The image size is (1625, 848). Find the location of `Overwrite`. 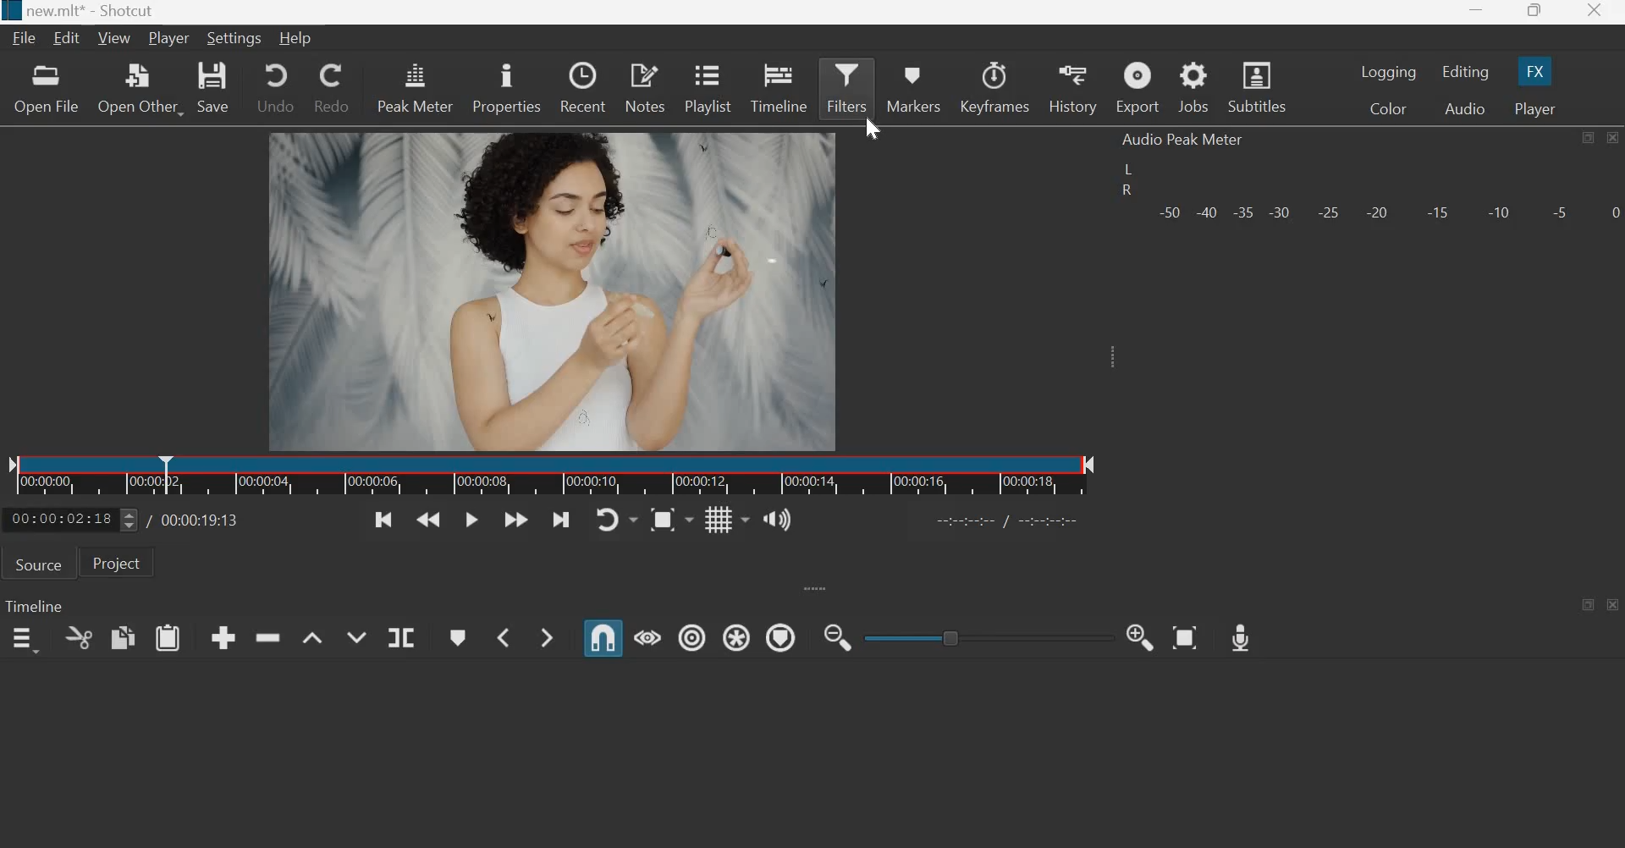

Overwrite is located at coordinates (356, 636).